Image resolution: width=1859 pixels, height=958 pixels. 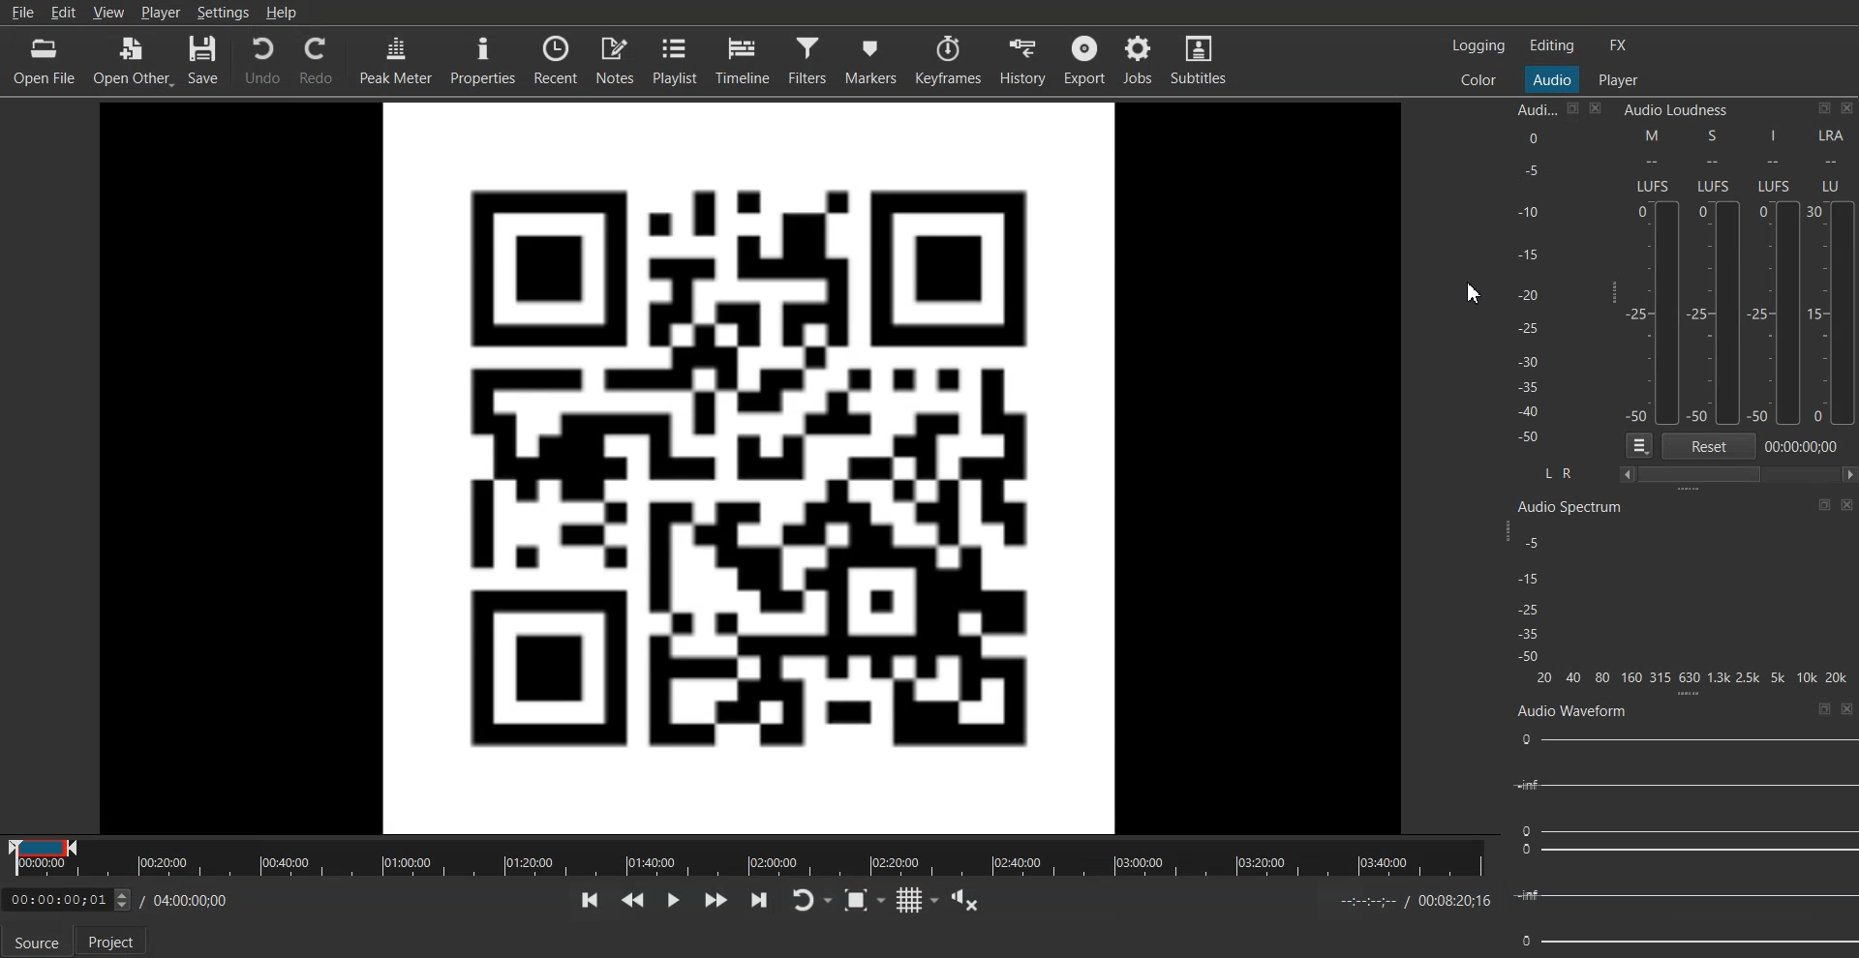 What do you see at coordinates (1611, 291) in the screenshot?
I see `Window Adjuster` at bounding box center [1611, 291].